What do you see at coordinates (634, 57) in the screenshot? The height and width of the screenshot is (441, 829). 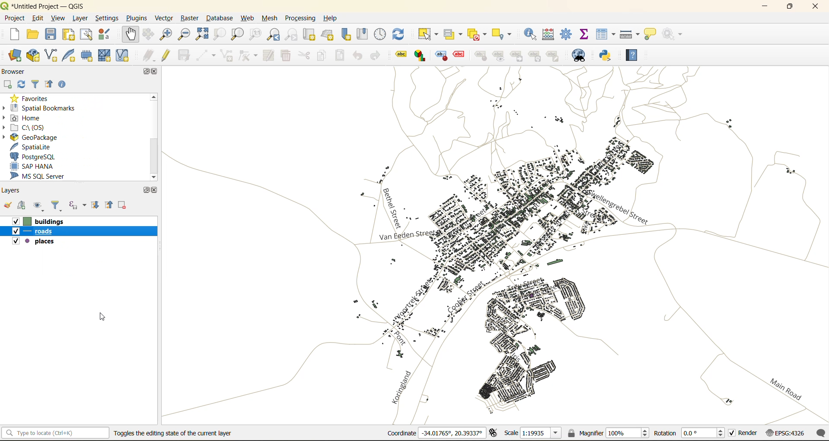 I see `help` at bounding box center [634, 57].